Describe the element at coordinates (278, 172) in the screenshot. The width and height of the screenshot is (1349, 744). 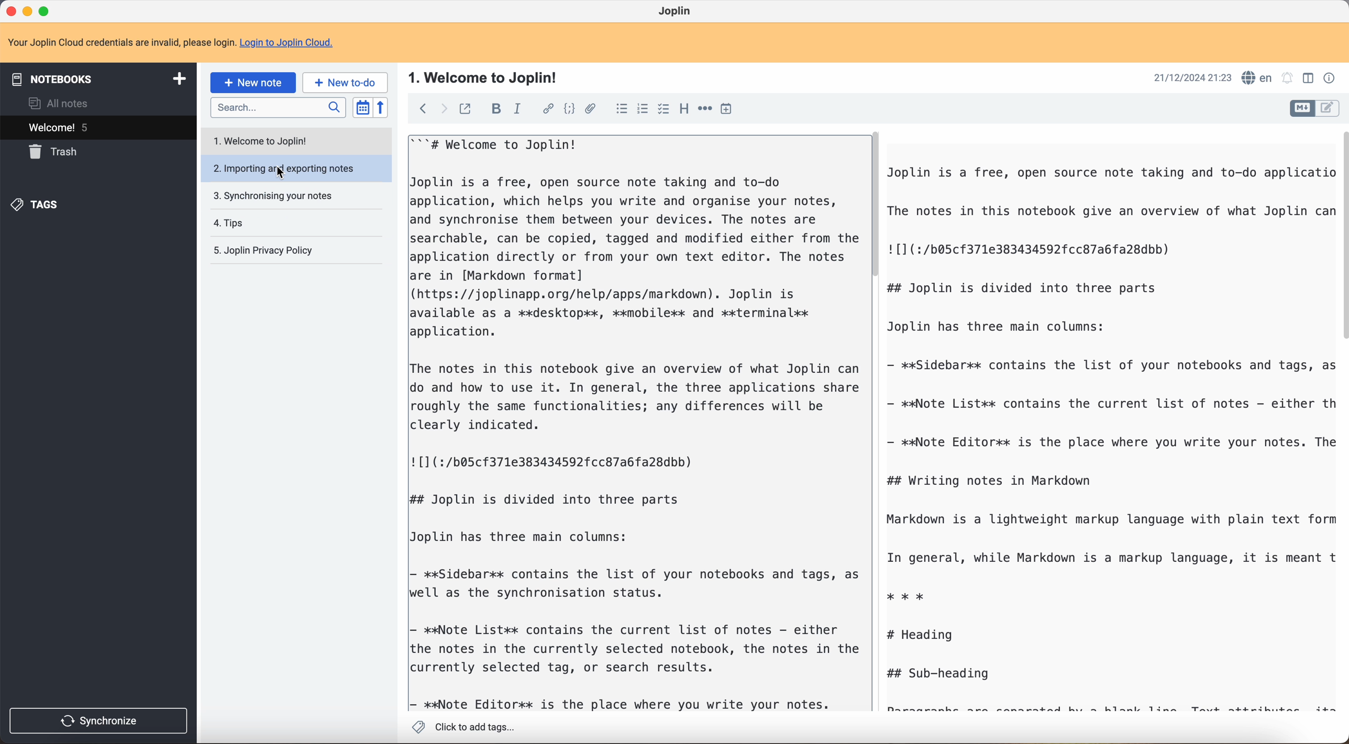
I see `cursor` at that location.